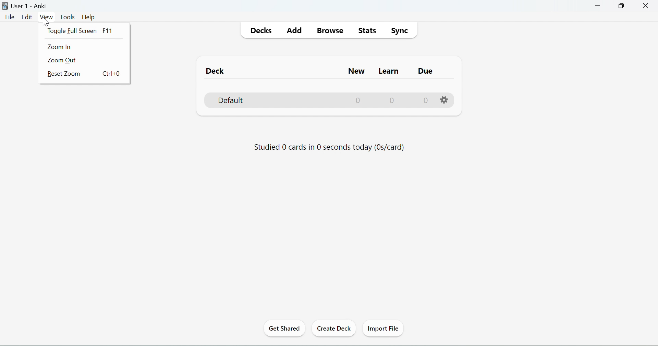 The width and height of the screenshot is (658, 346). What do you see at coordinates (27, 17) in the screenshot?
I see `edit` at bounding box center [27, 17].